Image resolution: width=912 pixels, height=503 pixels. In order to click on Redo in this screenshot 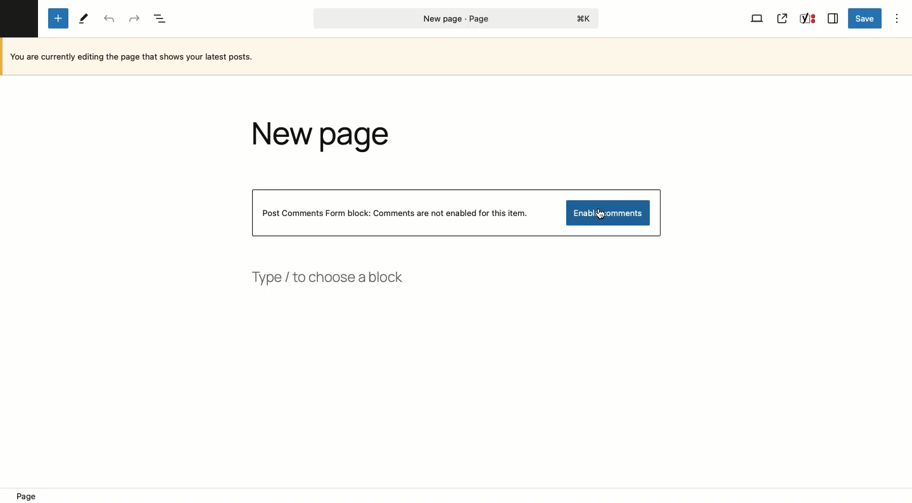, I will do `click(132, 19)`.